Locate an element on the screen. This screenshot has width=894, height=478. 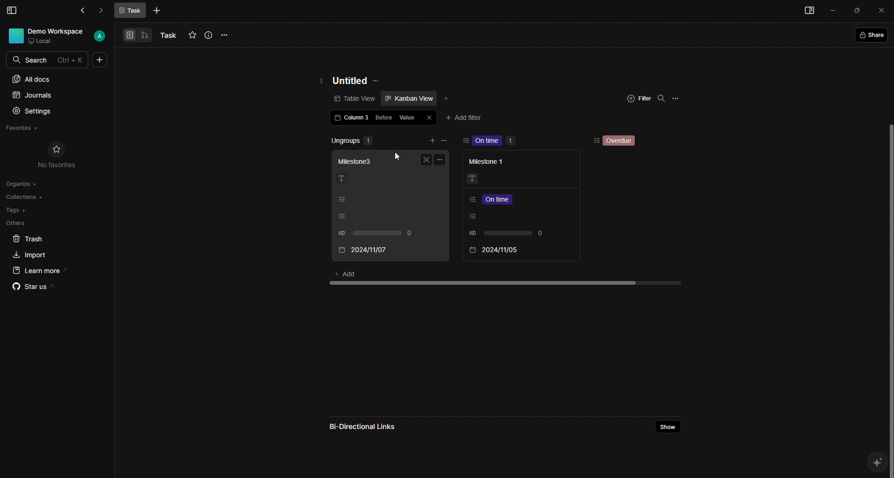
add is located at coordinates (432, 140).